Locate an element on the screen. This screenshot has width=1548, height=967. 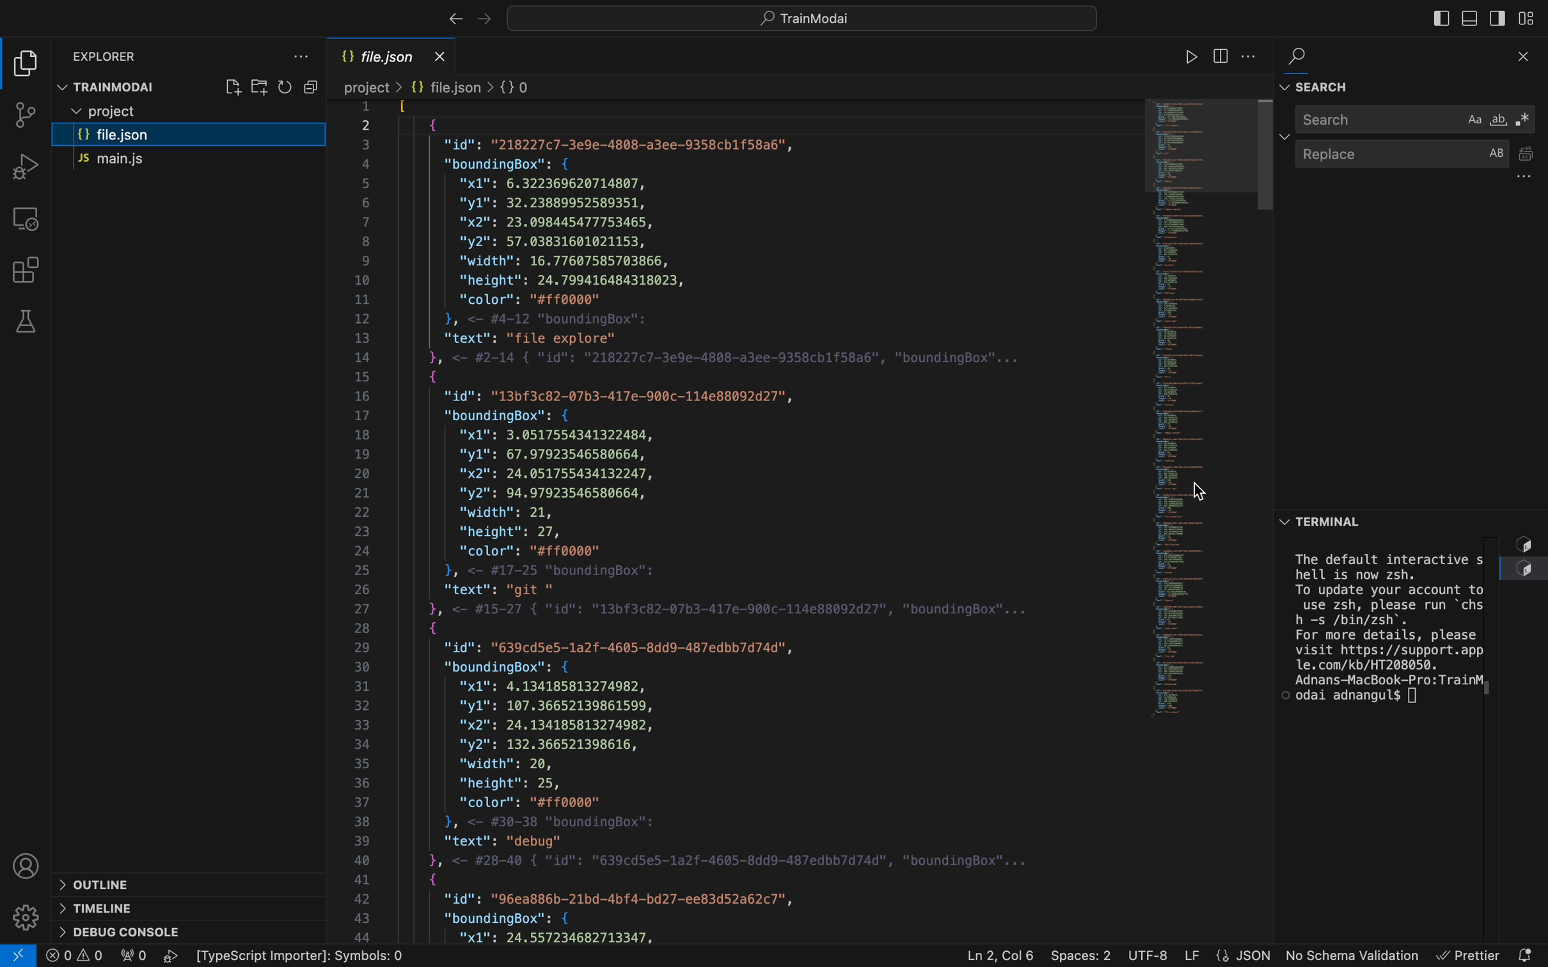
trainmodal is located at coordinates (111, 84).